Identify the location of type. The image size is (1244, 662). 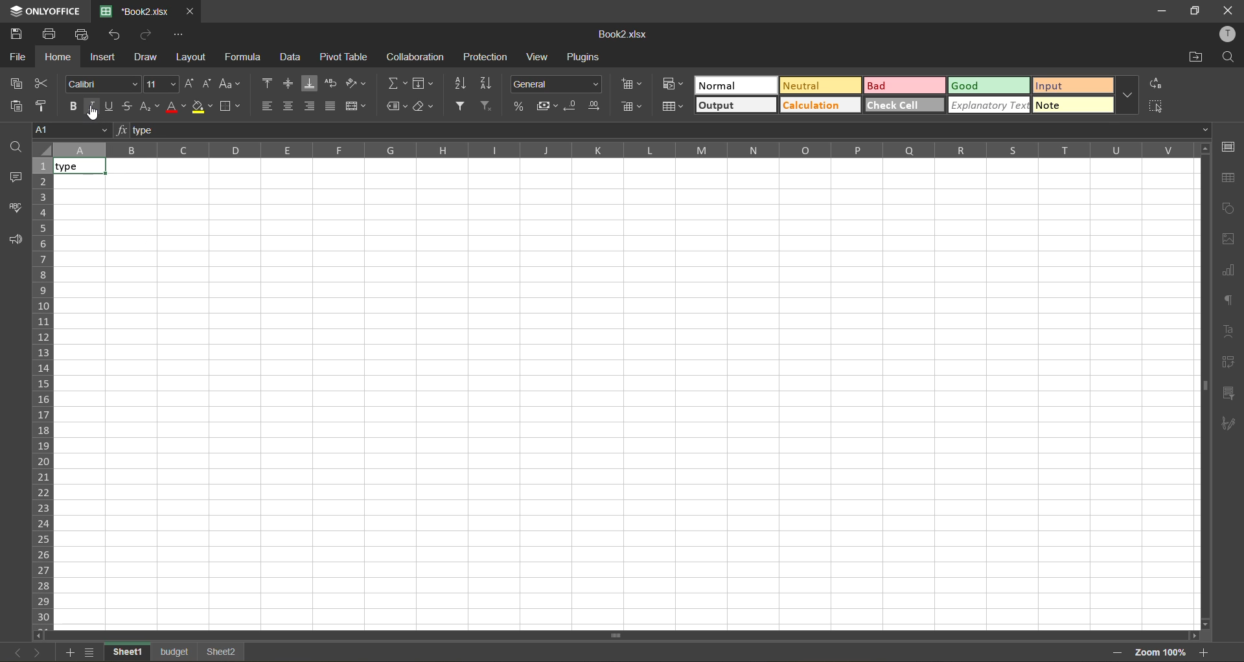
(79, 166).